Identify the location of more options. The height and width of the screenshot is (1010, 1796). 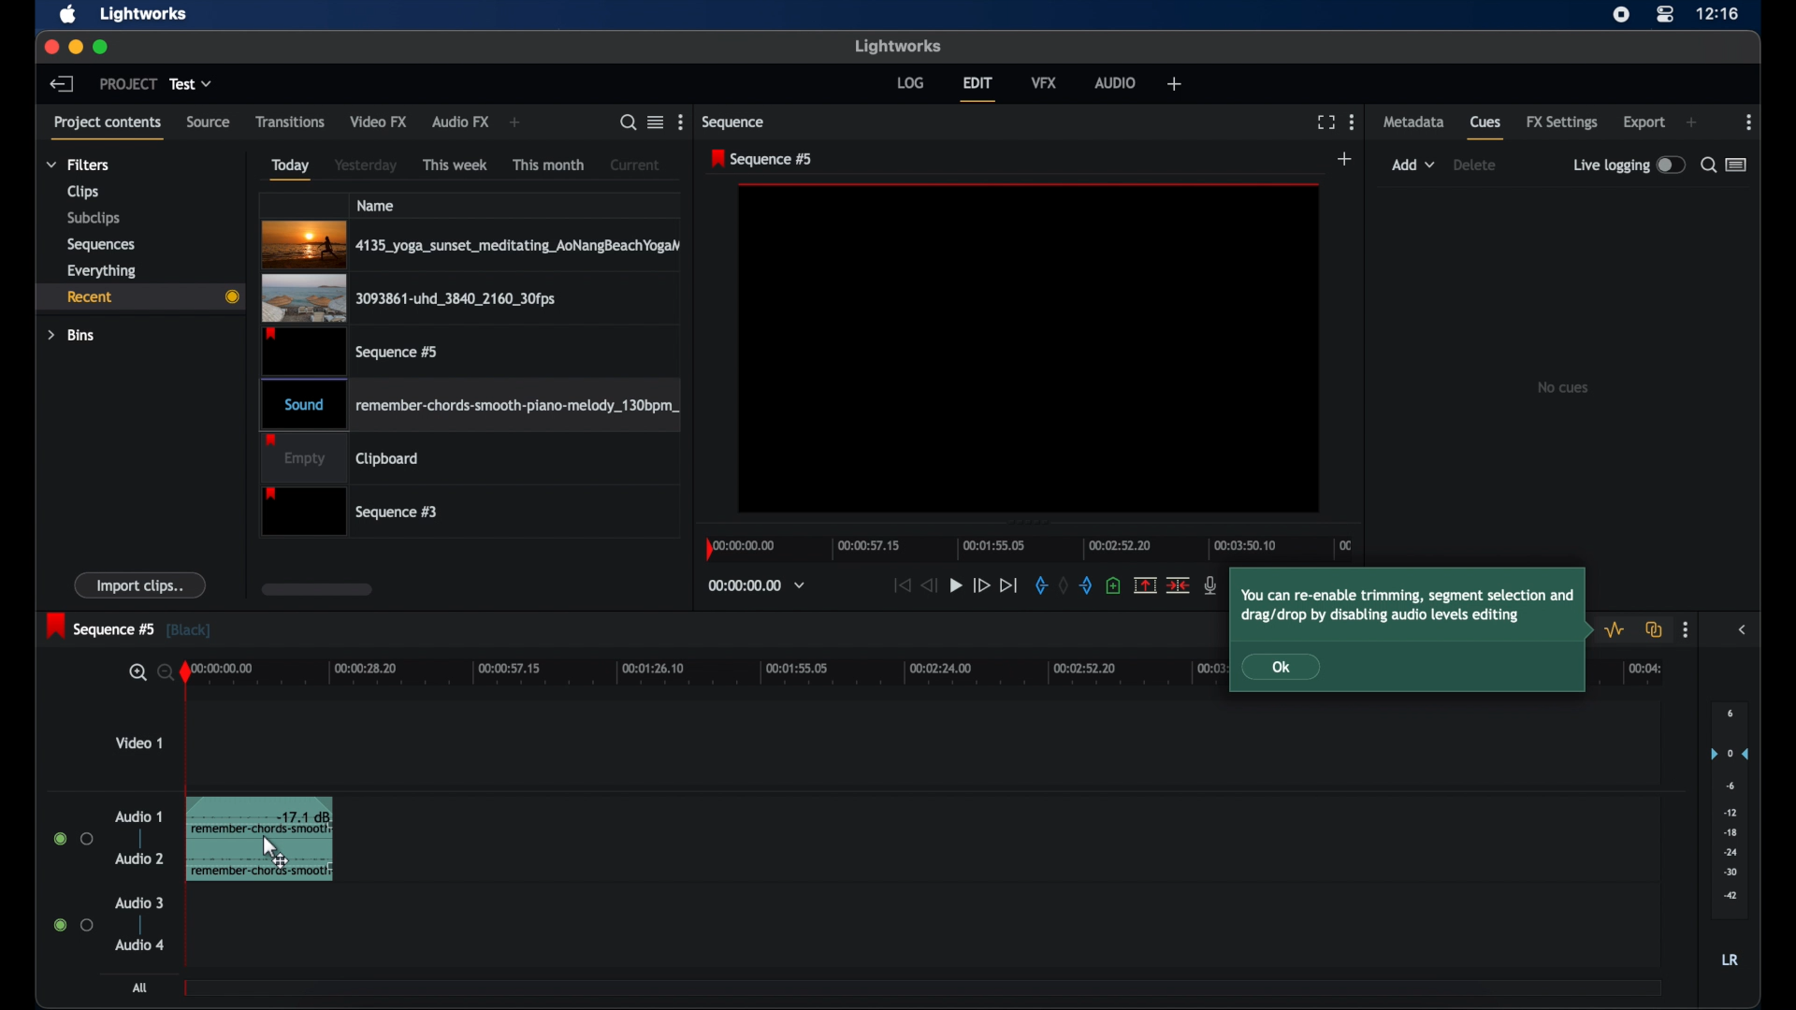
(1352, 122).